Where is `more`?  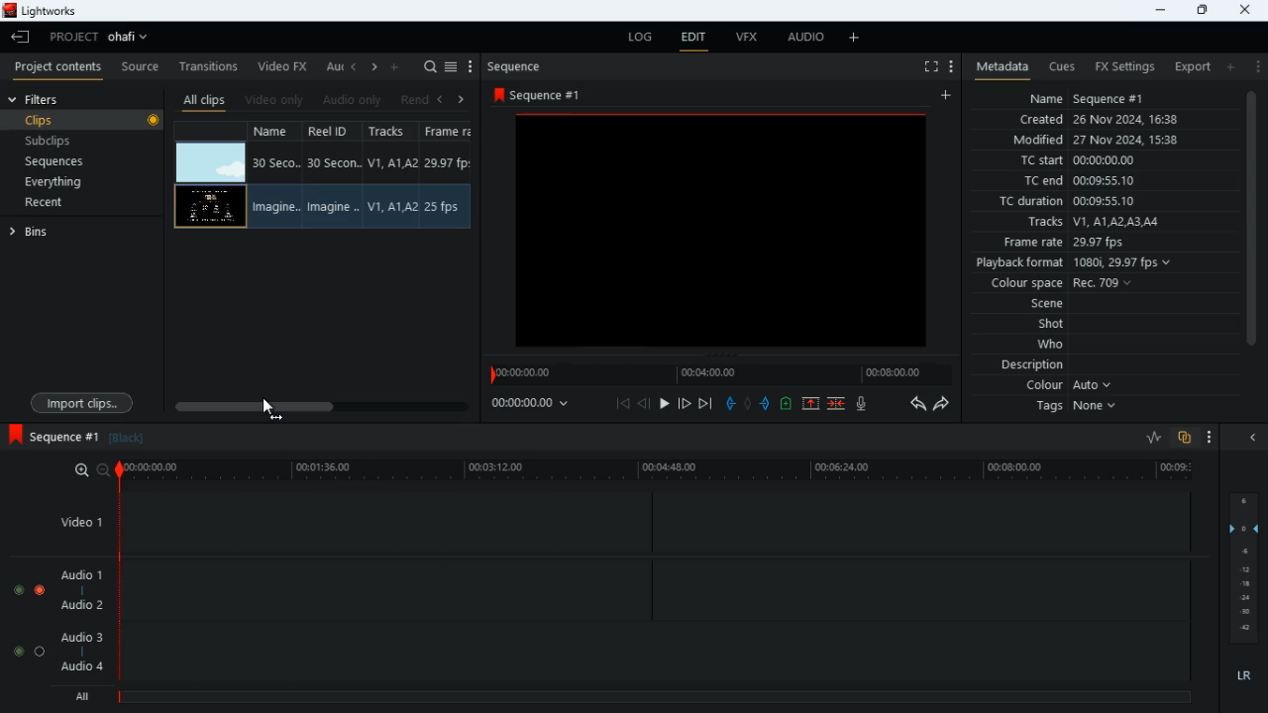 more is located at coordinates (474, 65).